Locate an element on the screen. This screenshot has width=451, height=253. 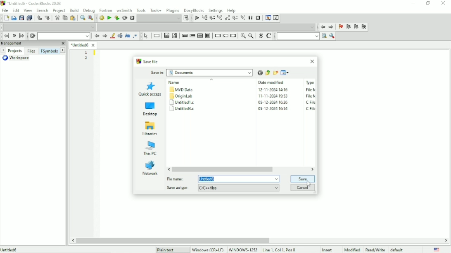
View is located at coordinates (28, 10).